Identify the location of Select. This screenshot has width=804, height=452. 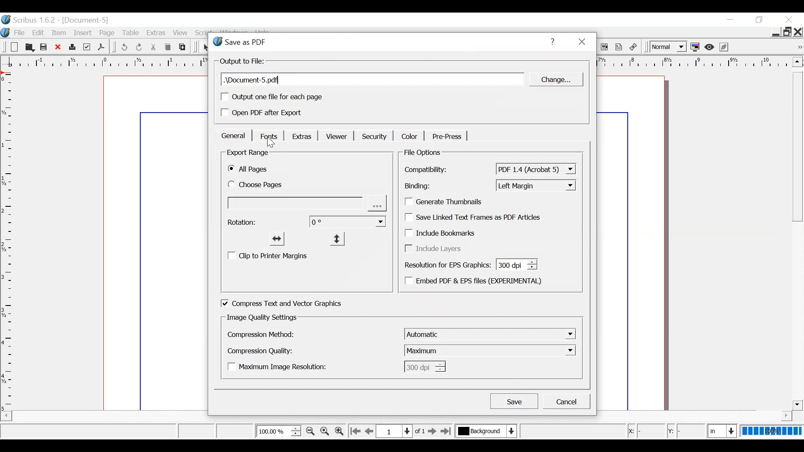
(206, 48).